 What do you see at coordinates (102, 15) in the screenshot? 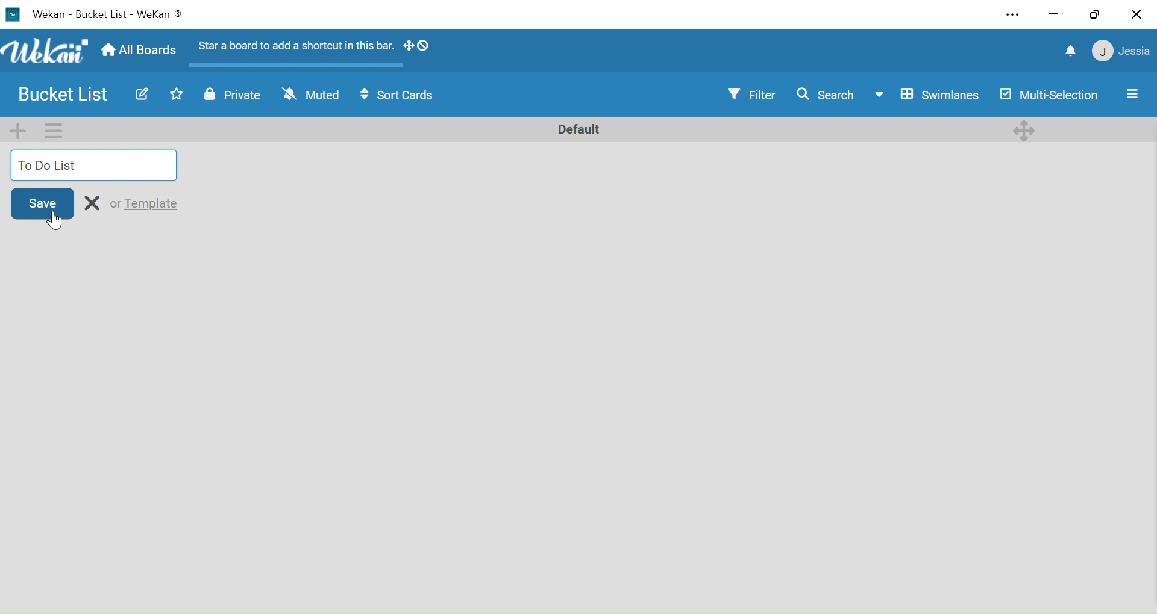
I see `Board name` at bounding box center [102, 15].